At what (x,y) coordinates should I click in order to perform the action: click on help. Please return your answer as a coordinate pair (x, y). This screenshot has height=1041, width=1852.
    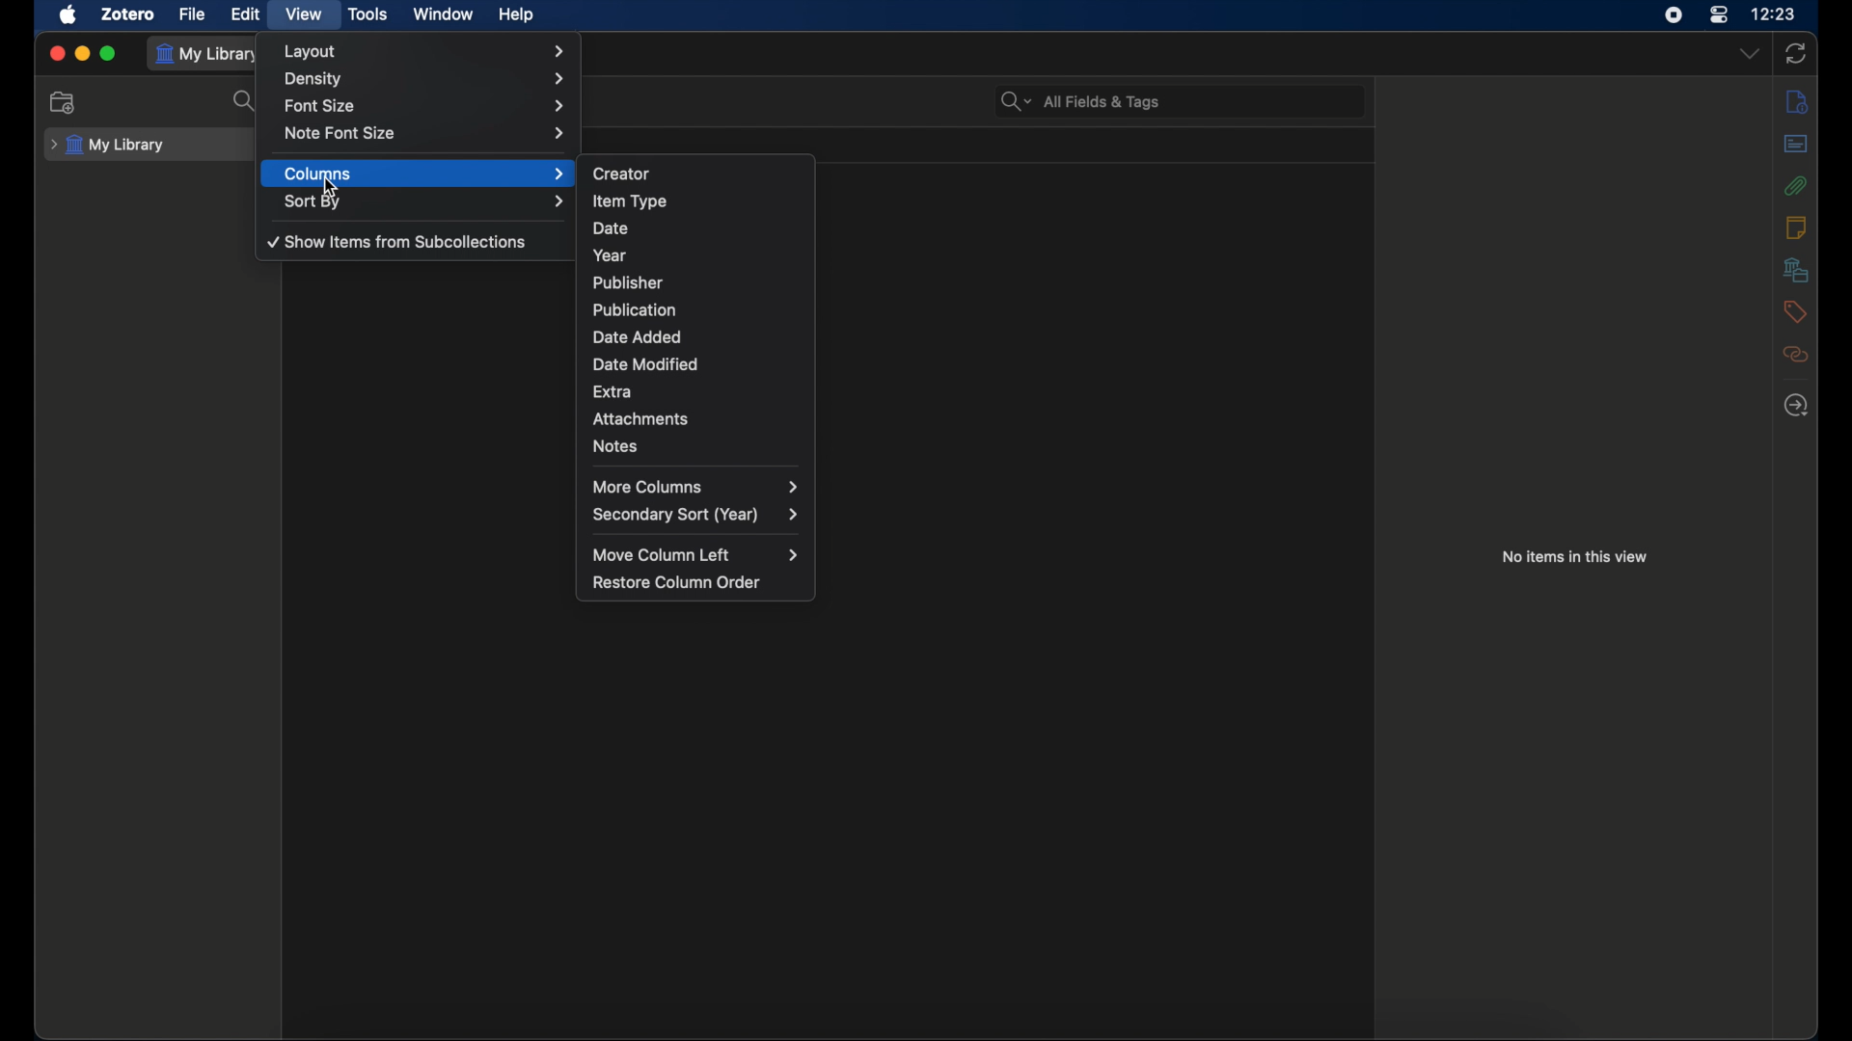
    Looking at the image, I should click on (517, 14).